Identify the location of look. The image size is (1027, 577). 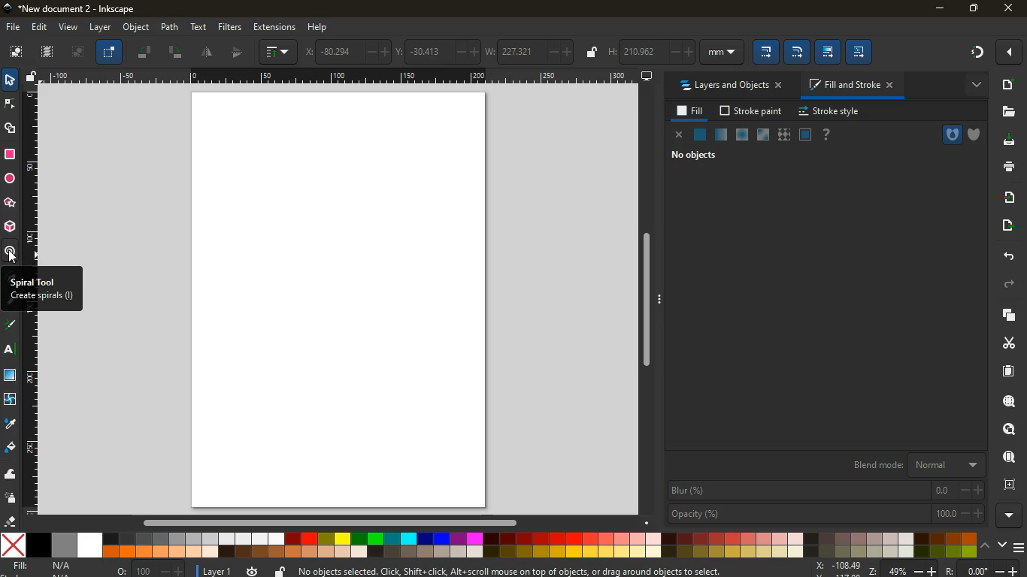
(1005, 430).